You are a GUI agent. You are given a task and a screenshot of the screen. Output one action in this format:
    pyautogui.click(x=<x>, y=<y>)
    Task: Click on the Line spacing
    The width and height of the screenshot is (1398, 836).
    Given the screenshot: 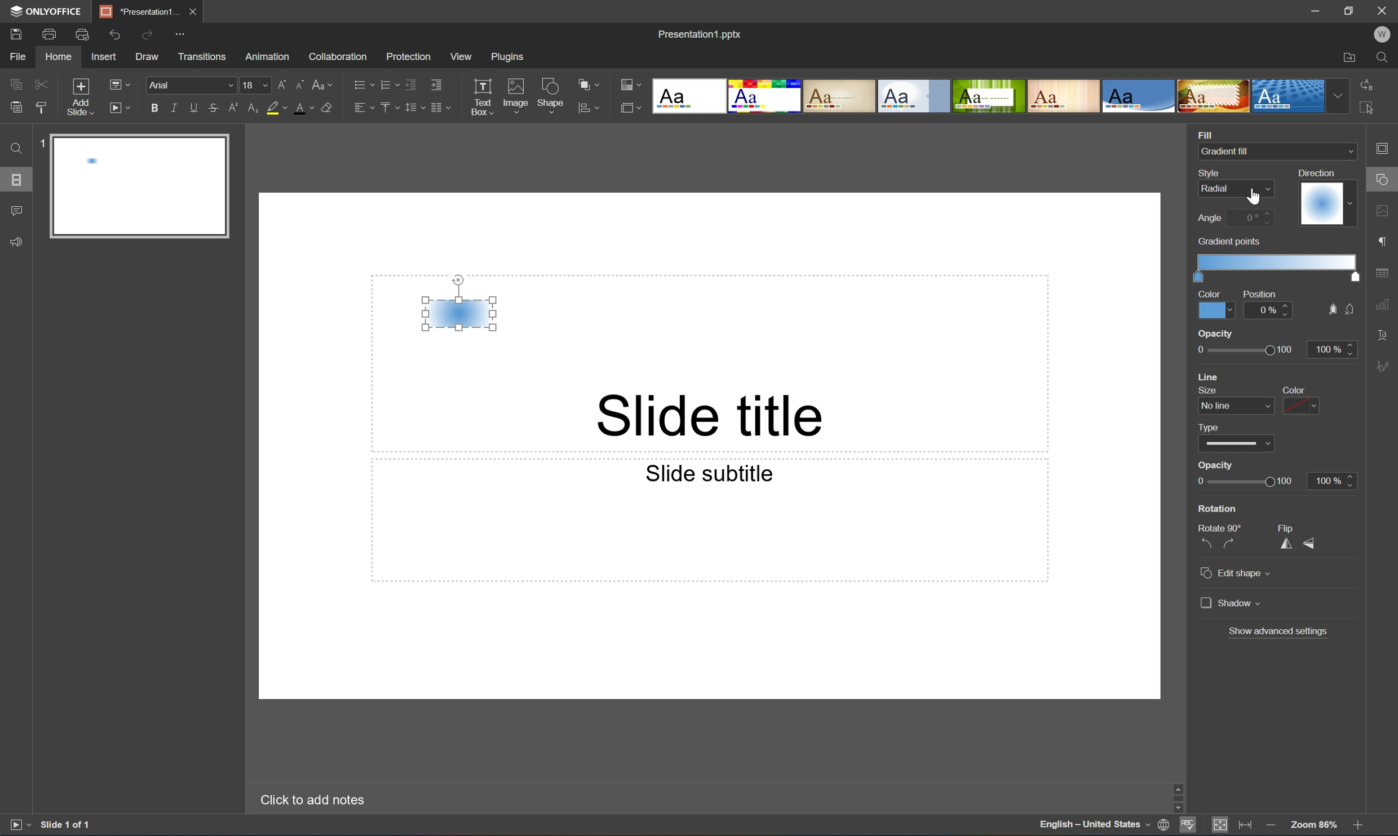 What is the action you would take?
    pyautogui.click(x=413, y=108)
    